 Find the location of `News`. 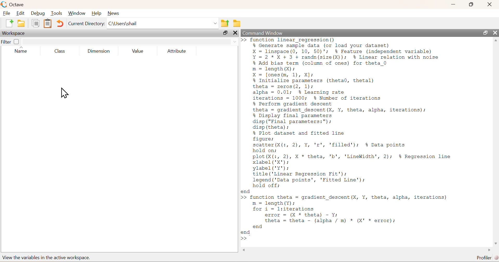

News is located at coordinates (113, 13).